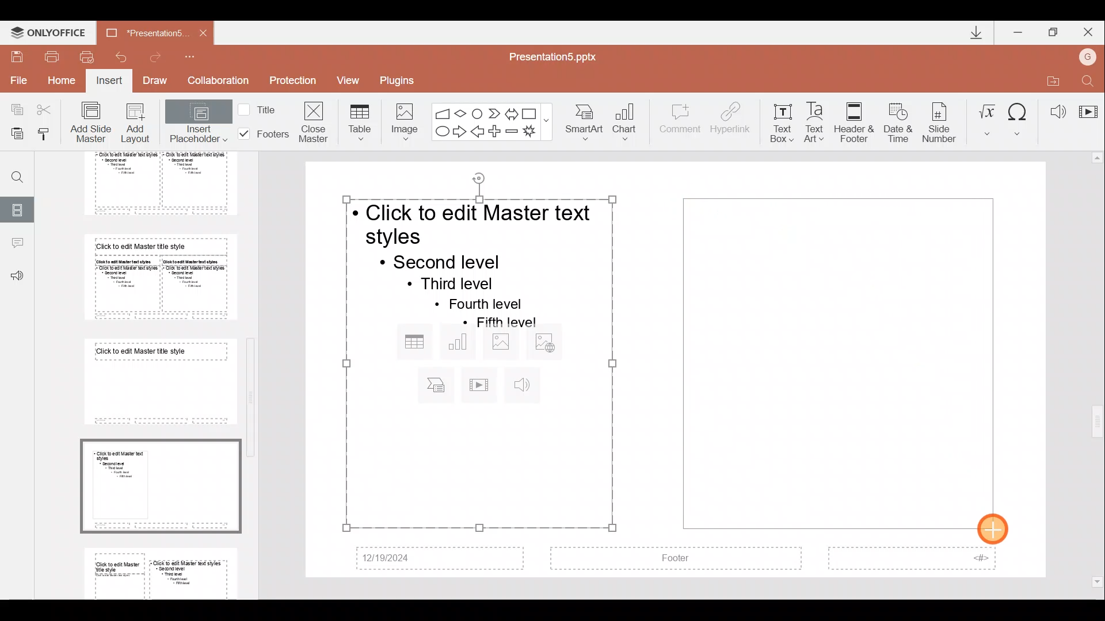 This screenshot has width=1105, height=621. What do you see at coordinates (680, 124) in the screenshot?
I see `Comment` at bounding box center [680, 124].